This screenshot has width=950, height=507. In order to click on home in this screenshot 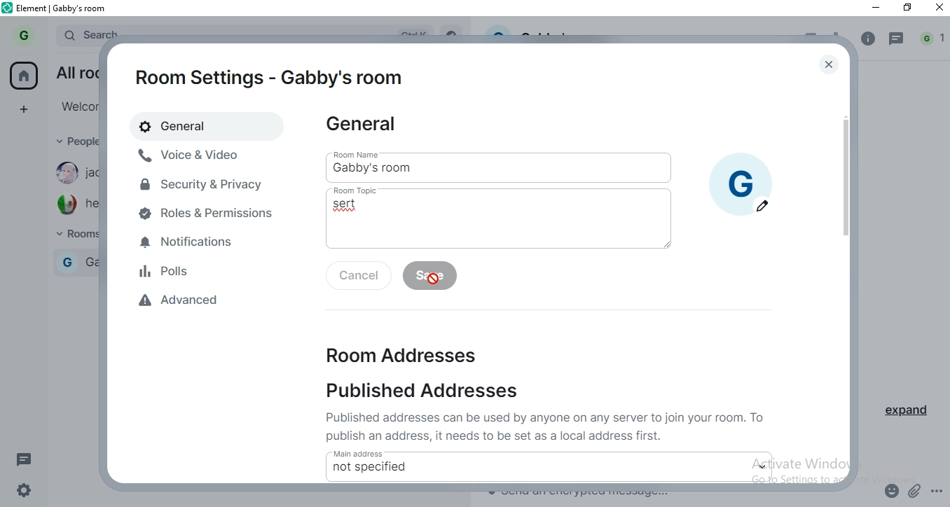, I will do `click(25, 75)`.